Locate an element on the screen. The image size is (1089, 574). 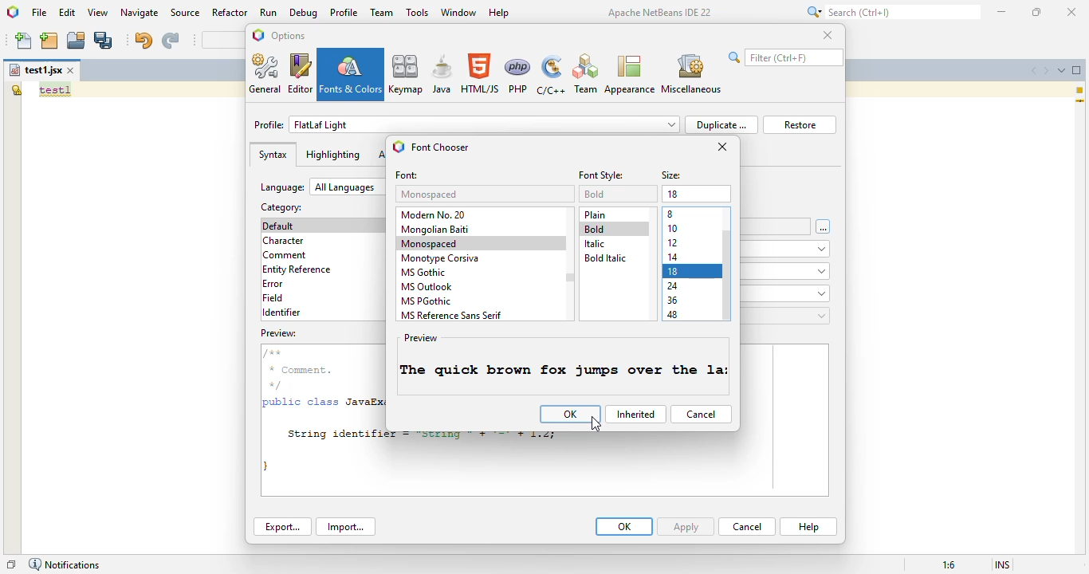
search is located at coordinates (786, 57).